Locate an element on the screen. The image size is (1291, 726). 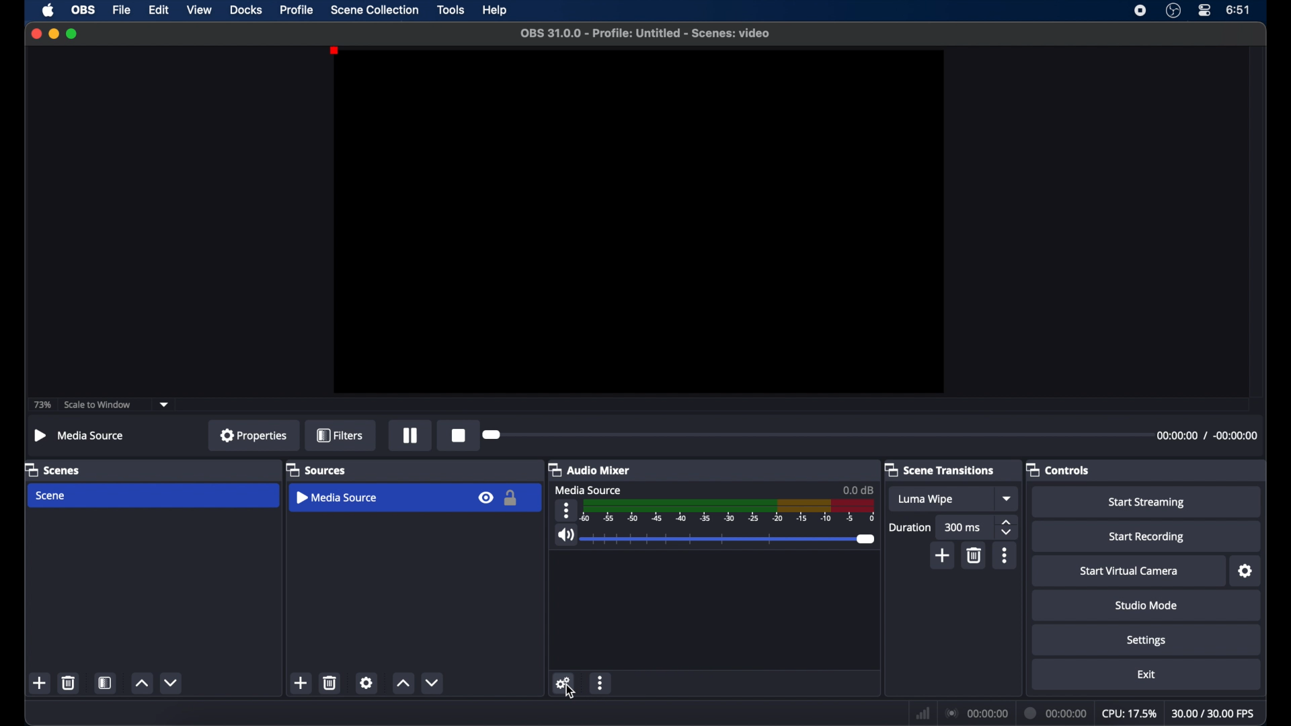
more options is located at coordinates (1005, 555).